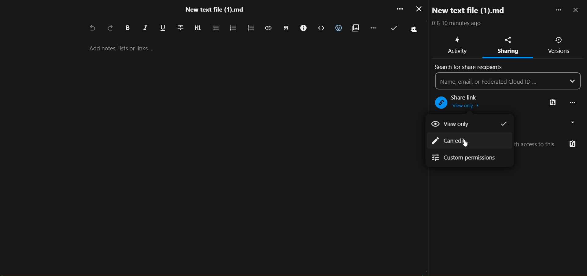 The image size is (587, 276). I want to click on more, so click(574, 103).